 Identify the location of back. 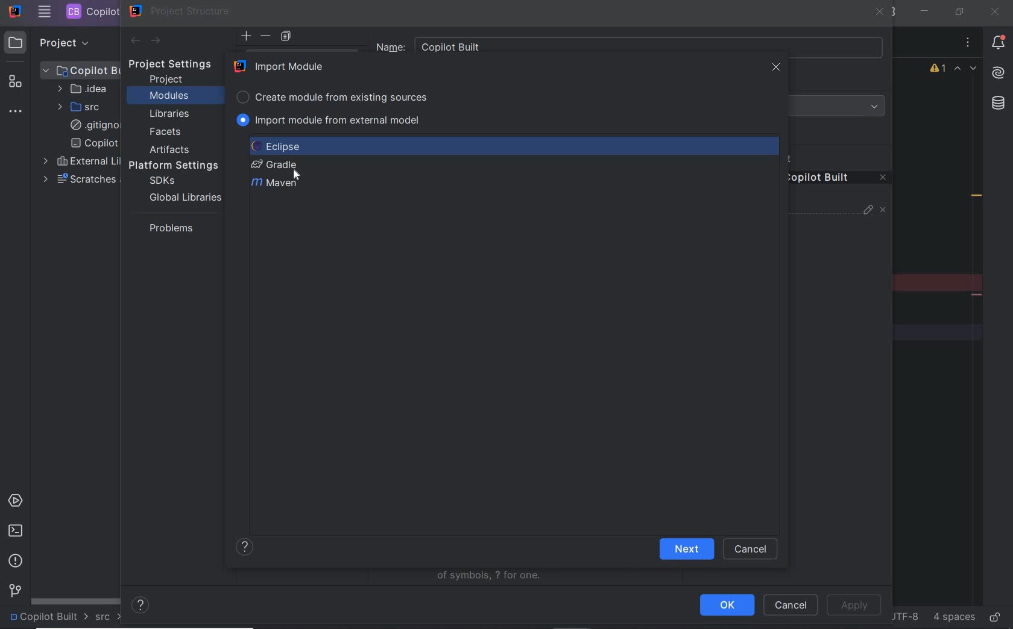
(134, 41).